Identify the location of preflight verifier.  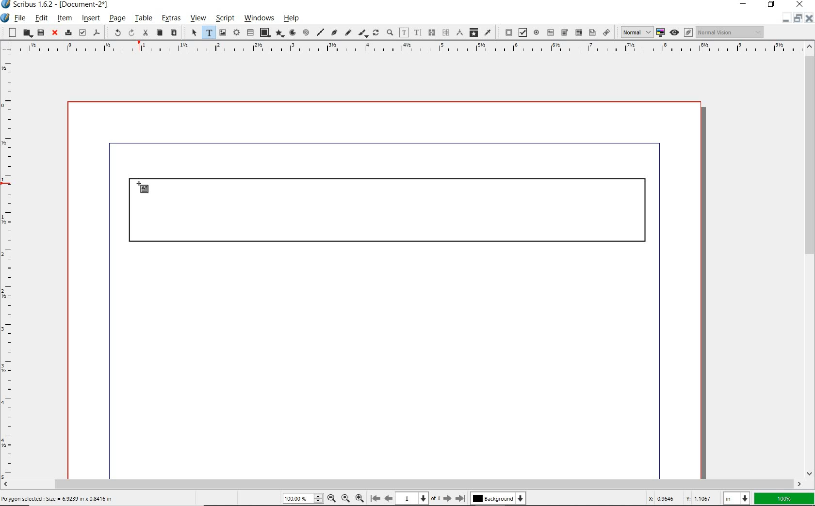
(82, 32).